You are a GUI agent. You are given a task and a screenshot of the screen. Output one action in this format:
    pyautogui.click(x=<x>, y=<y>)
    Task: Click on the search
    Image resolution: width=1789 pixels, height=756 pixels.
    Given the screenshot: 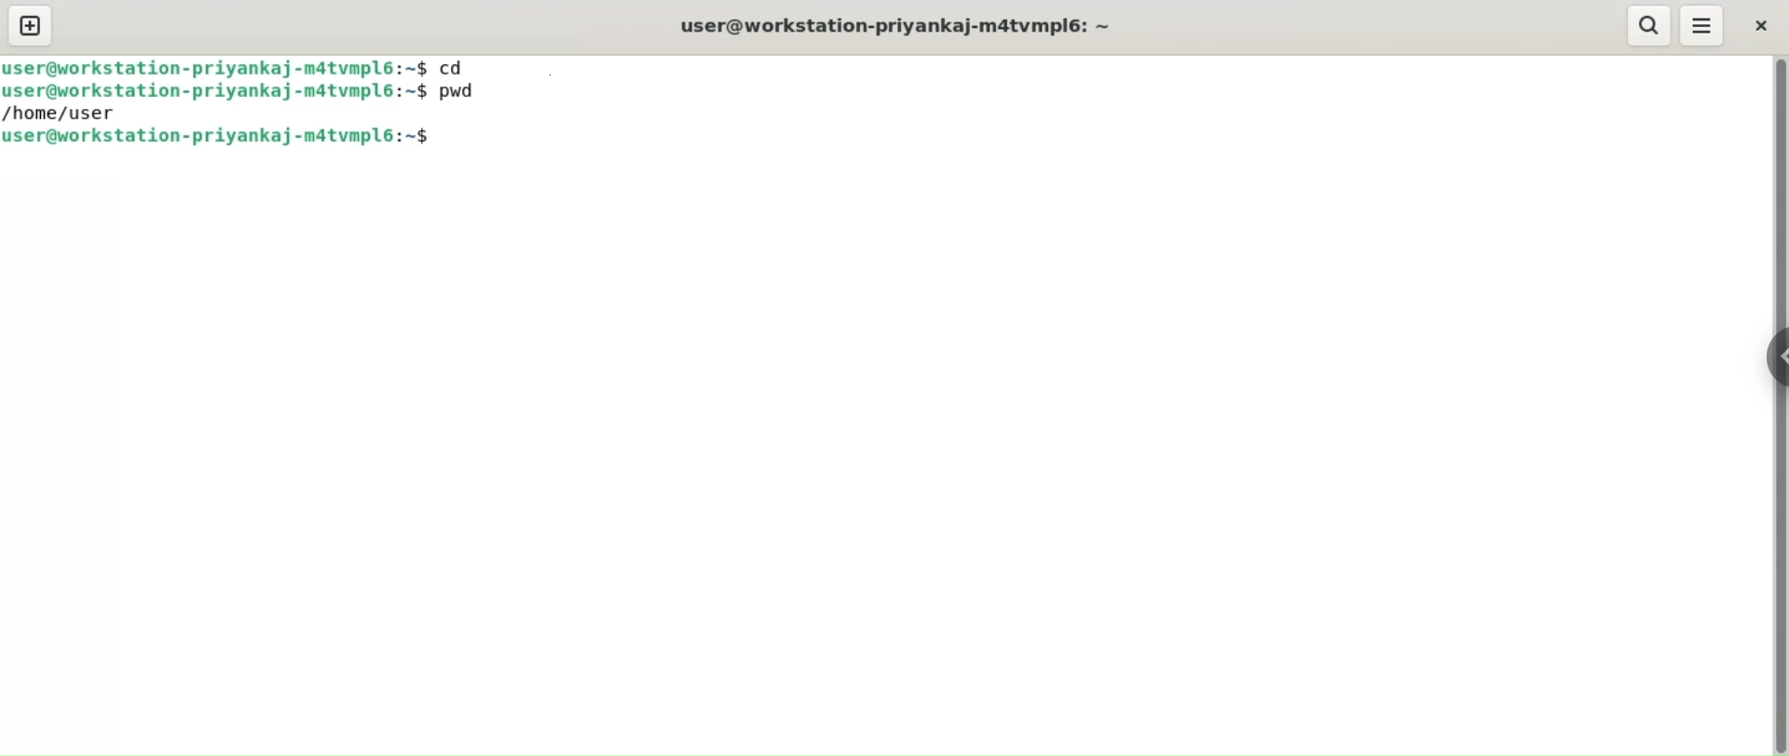 What is the action you would take?
    pyautogui.click(x=1650, y=26)
    